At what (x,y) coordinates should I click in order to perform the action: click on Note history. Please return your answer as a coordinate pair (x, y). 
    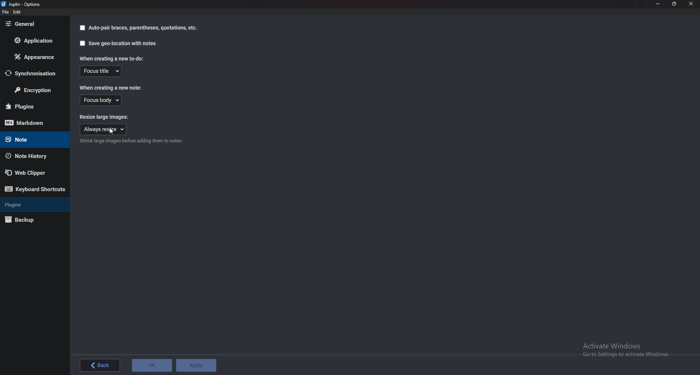
    Looking at the image, I should click on (30, 156).